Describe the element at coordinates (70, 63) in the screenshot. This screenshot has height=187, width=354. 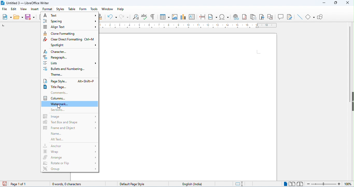
I see `list` at that location.